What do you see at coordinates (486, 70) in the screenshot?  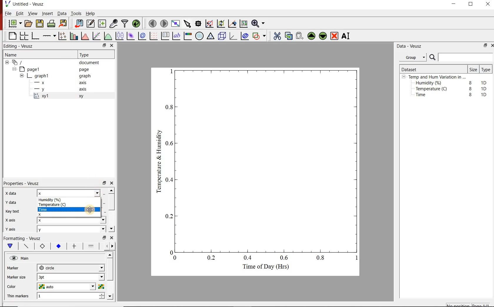 I see `Type` at bounding box center [486, 70].